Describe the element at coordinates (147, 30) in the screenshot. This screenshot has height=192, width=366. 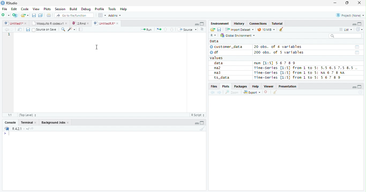
I see `Run` at that location.